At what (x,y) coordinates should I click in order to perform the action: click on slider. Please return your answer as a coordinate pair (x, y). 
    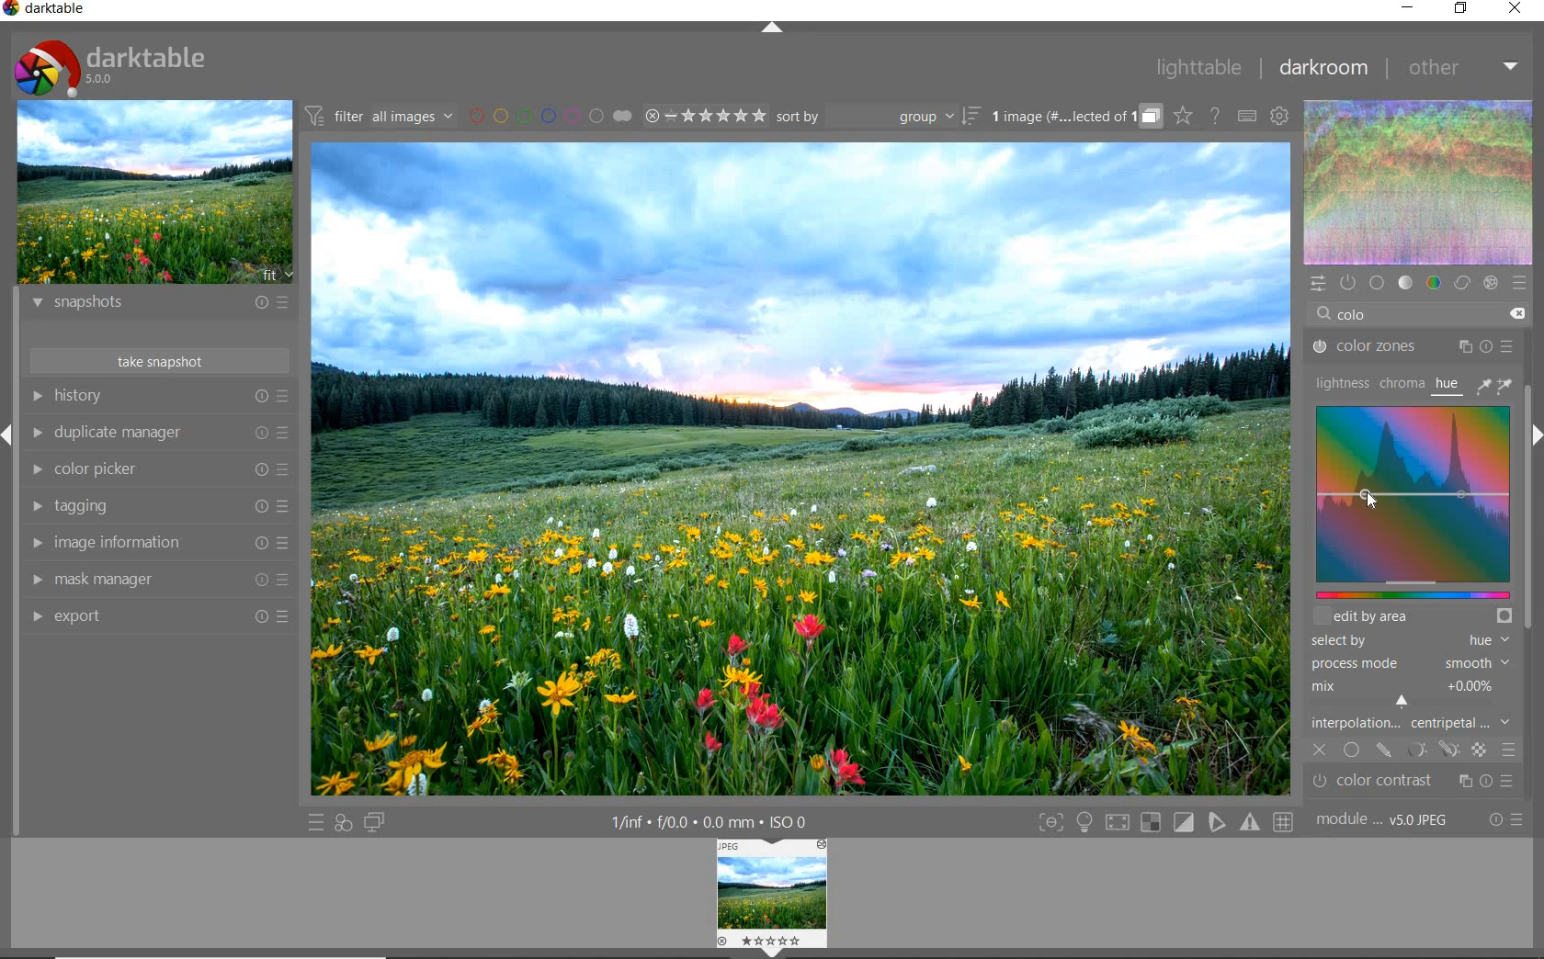
    Looking at the image, I should click on (1411, 594).